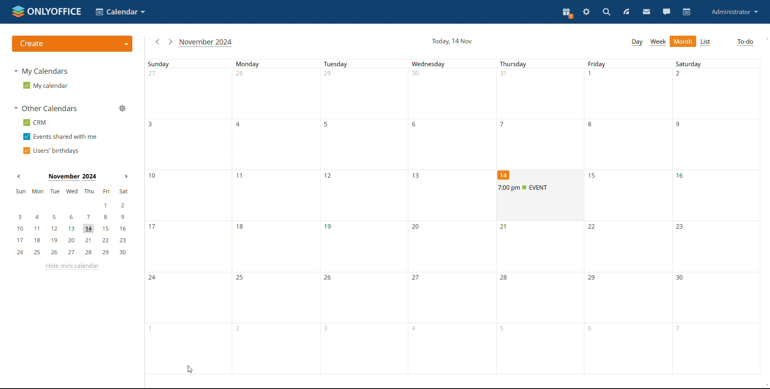 The width and height of the screenshot is (770, 389). I want to click on next month, so click(126, 176).